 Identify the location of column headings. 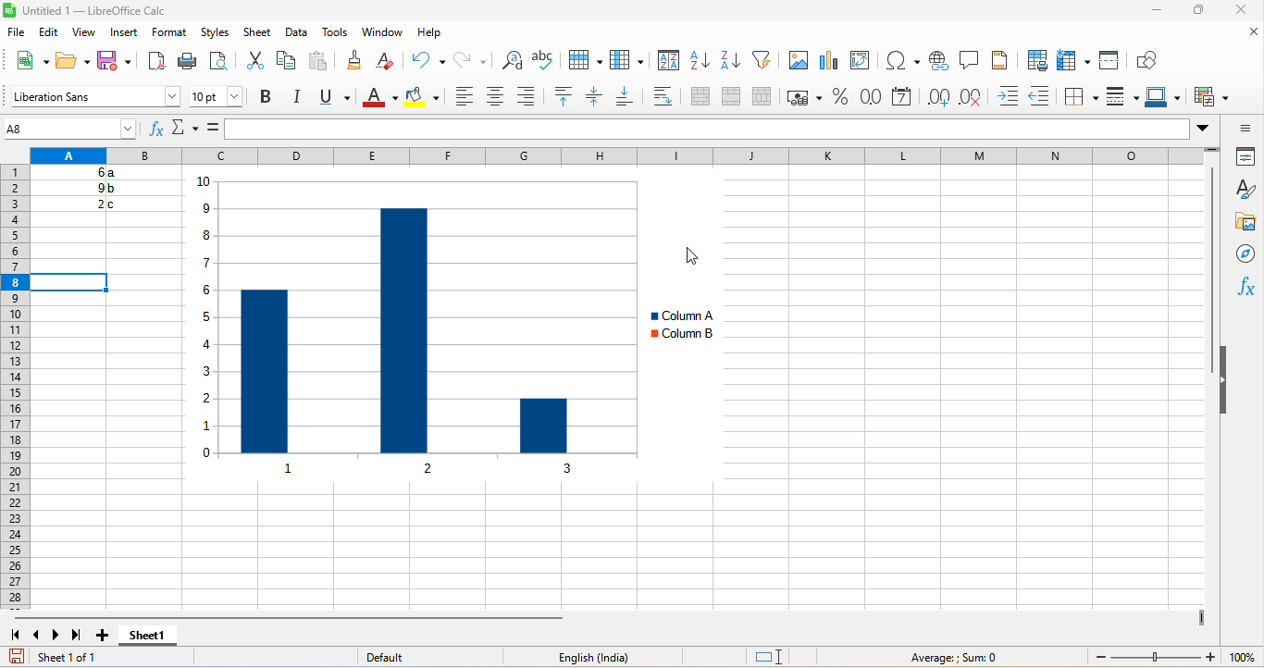
(627, 155).